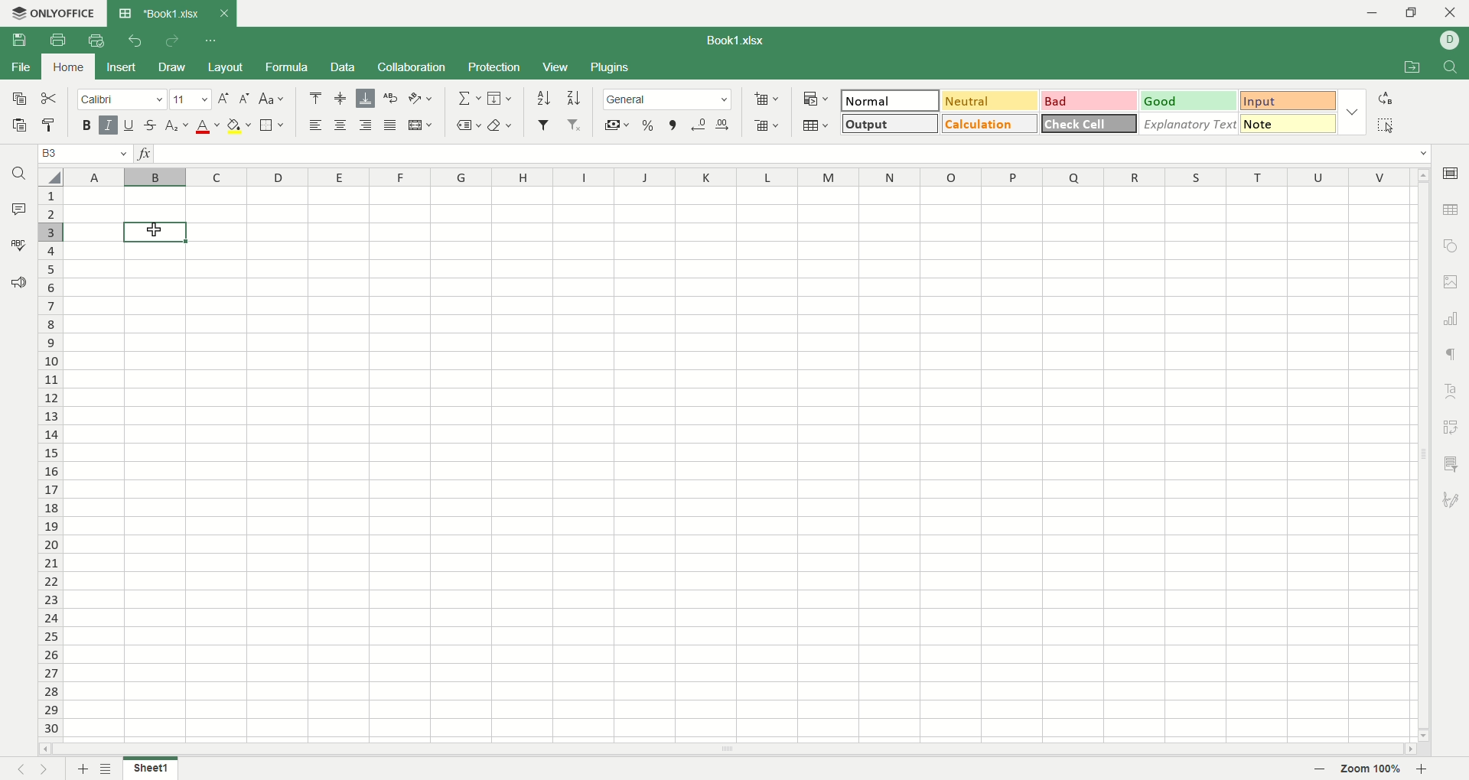 The width and height of the screenshot is (1469, 780). What do you see at coordinates (767, 100) in the screenshot?
I see `insert cell` at bounding box center [767, 100].